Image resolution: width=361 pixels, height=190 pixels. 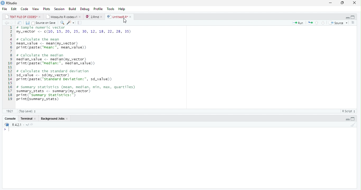 I want to click on back, so click(x=6, y=23).